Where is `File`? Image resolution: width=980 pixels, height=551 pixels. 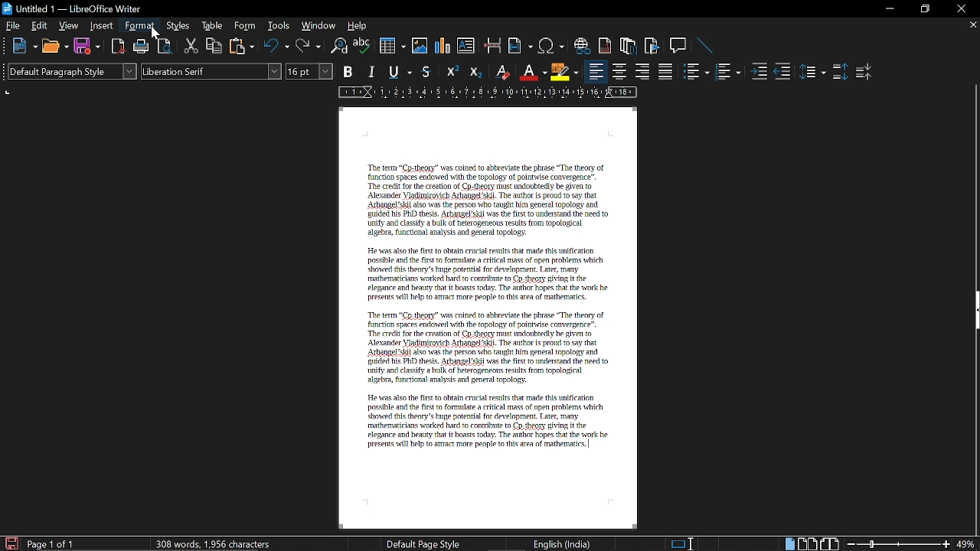 File is located at coordinates (13, 25).